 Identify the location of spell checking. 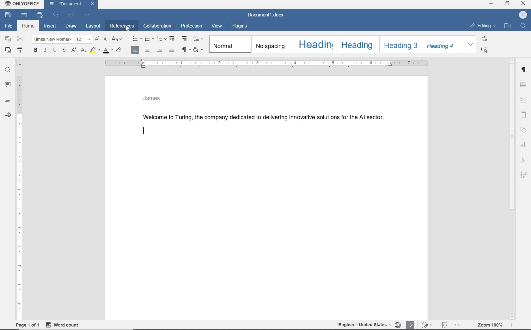
(410, 325).